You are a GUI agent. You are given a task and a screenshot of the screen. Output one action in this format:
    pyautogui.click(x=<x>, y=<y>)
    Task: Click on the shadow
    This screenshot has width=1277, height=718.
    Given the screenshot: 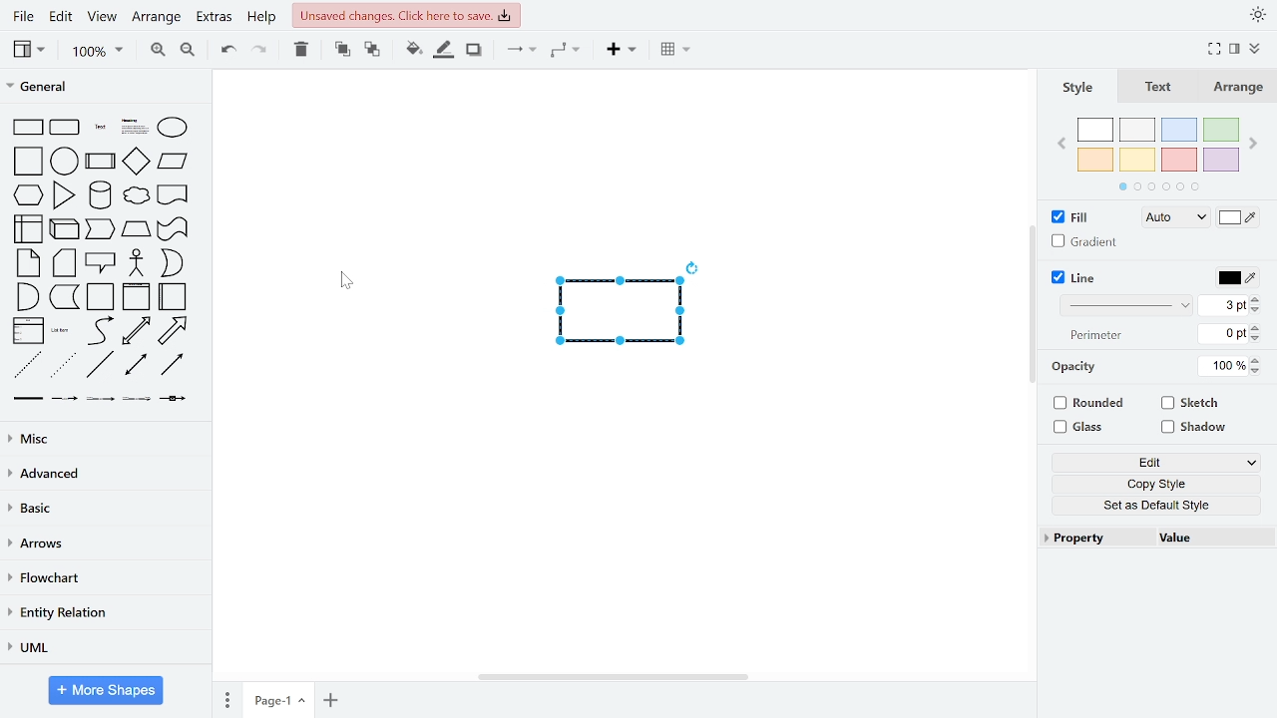 What is the action you would take?
    pyautogui.click(x=1195, y=428)
    